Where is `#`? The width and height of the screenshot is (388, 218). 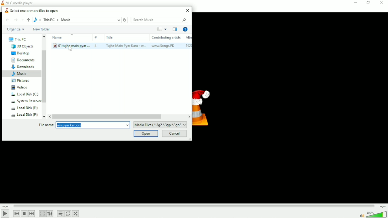 # is located at coordinates (97, 42).